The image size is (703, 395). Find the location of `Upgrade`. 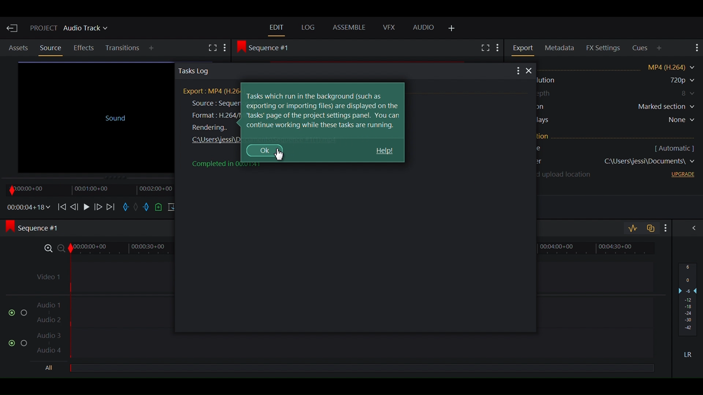

Upgrade is located at coordinates (681, 176).